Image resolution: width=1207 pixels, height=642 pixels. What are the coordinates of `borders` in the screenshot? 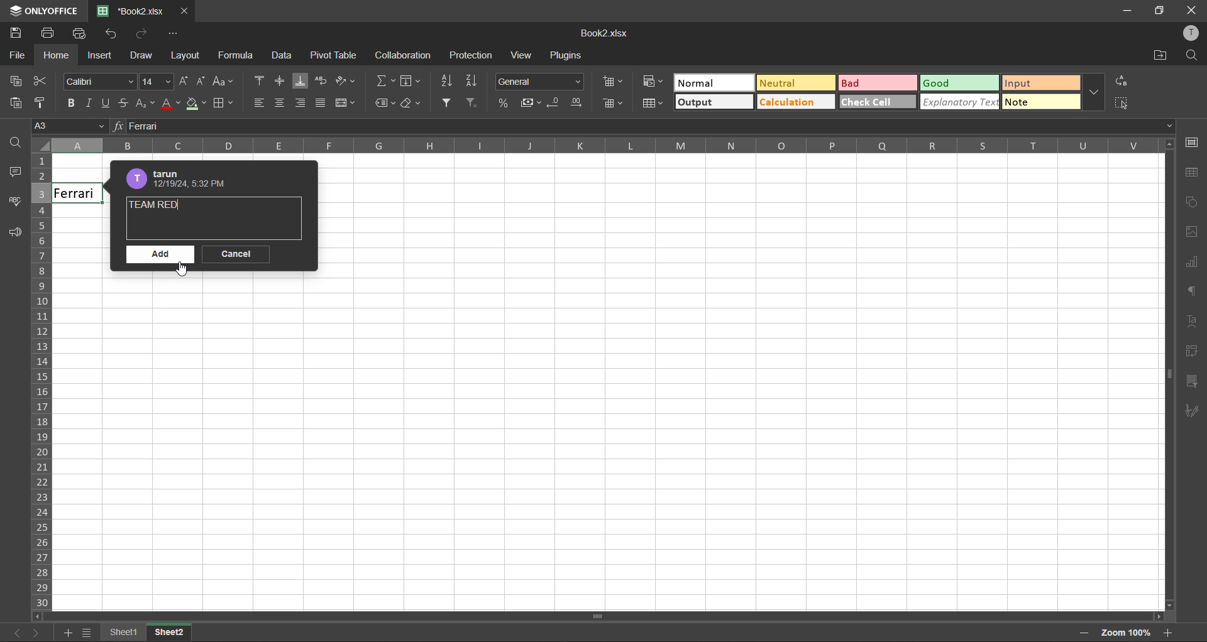 It's located at (223, 104).